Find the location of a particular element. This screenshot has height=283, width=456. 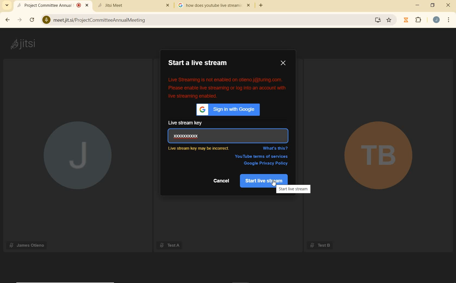

James Otieno is located at coordinates (28, 245).